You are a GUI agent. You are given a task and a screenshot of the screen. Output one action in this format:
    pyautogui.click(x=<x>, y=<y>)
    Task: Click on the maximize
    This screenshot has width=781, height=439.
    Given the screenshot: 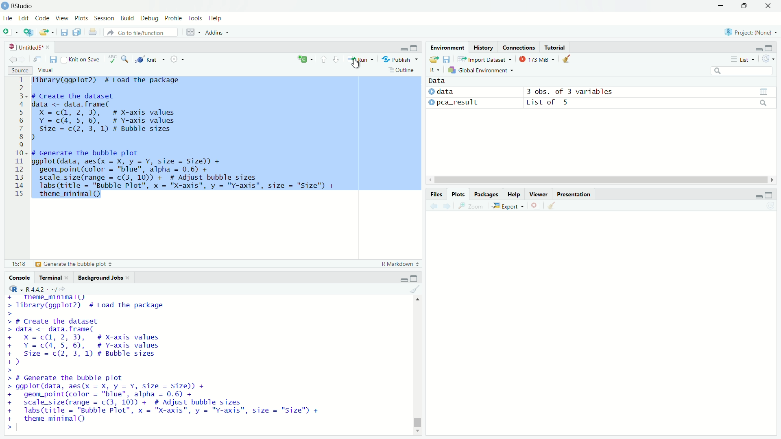 What is the action you would take?
    pyautogui.click(x=414, y=278)
    